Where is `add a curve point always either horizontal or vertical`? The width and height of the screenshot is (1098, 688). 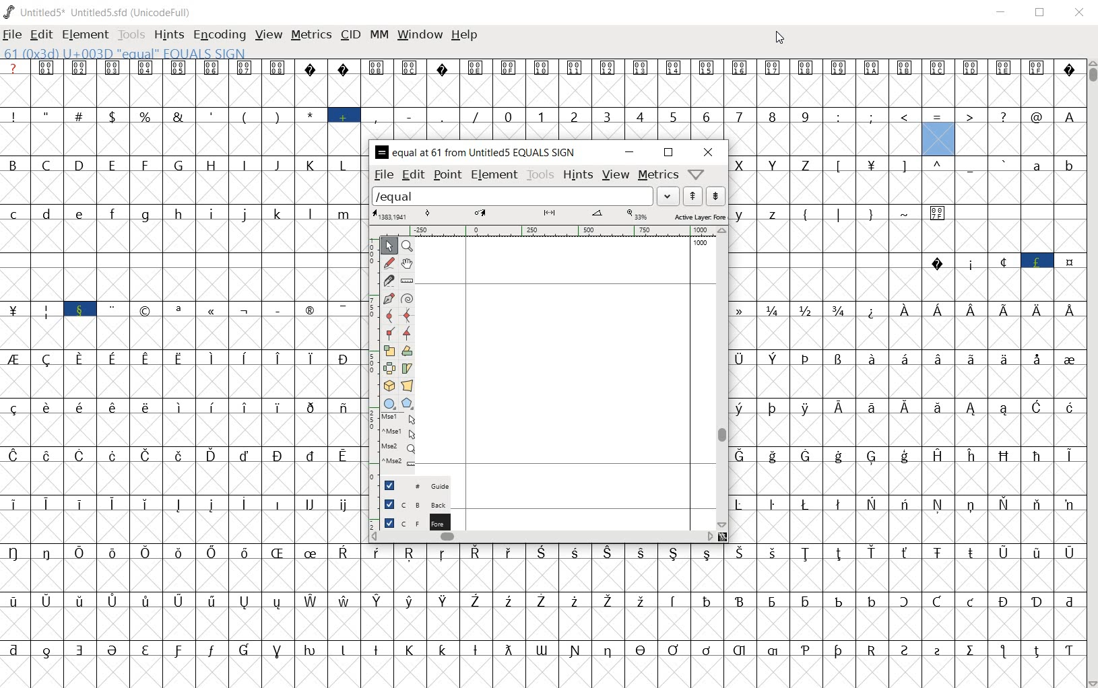
add a curve point always either horizontal or vertical is located at coordinates (408, 314).